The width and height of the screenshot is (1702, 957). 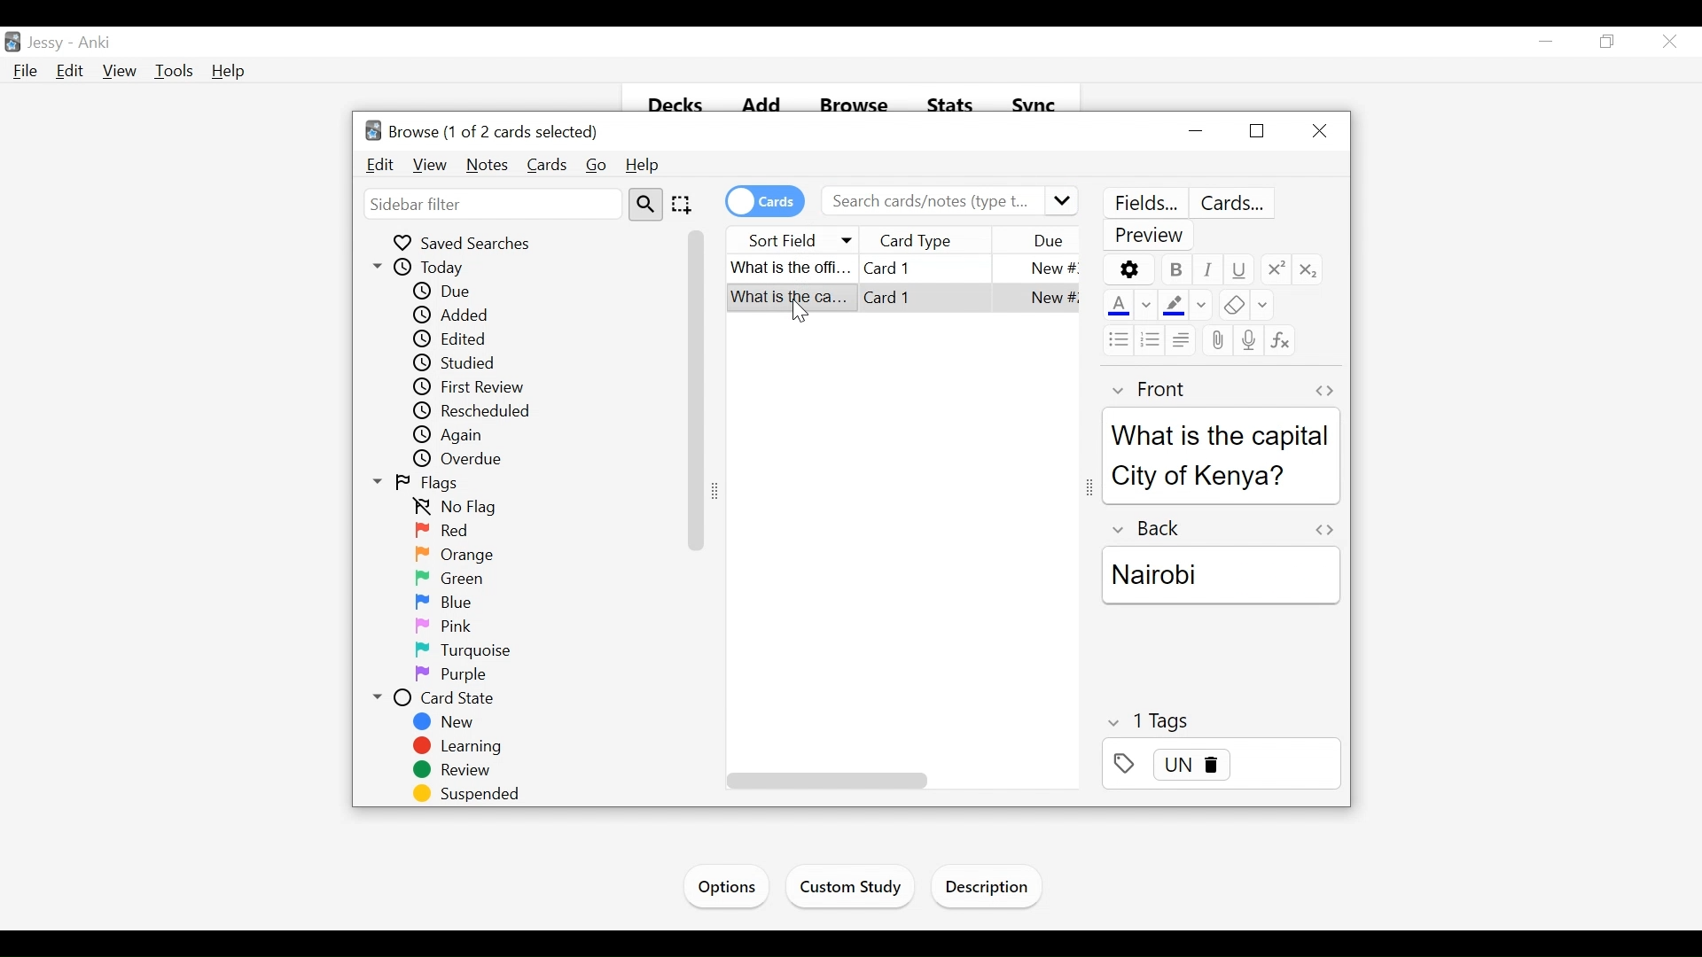 What do you see at coordinates (1236, 204) in the screenshot?
I see `customize card Template` at bounding box center [1236, 204].